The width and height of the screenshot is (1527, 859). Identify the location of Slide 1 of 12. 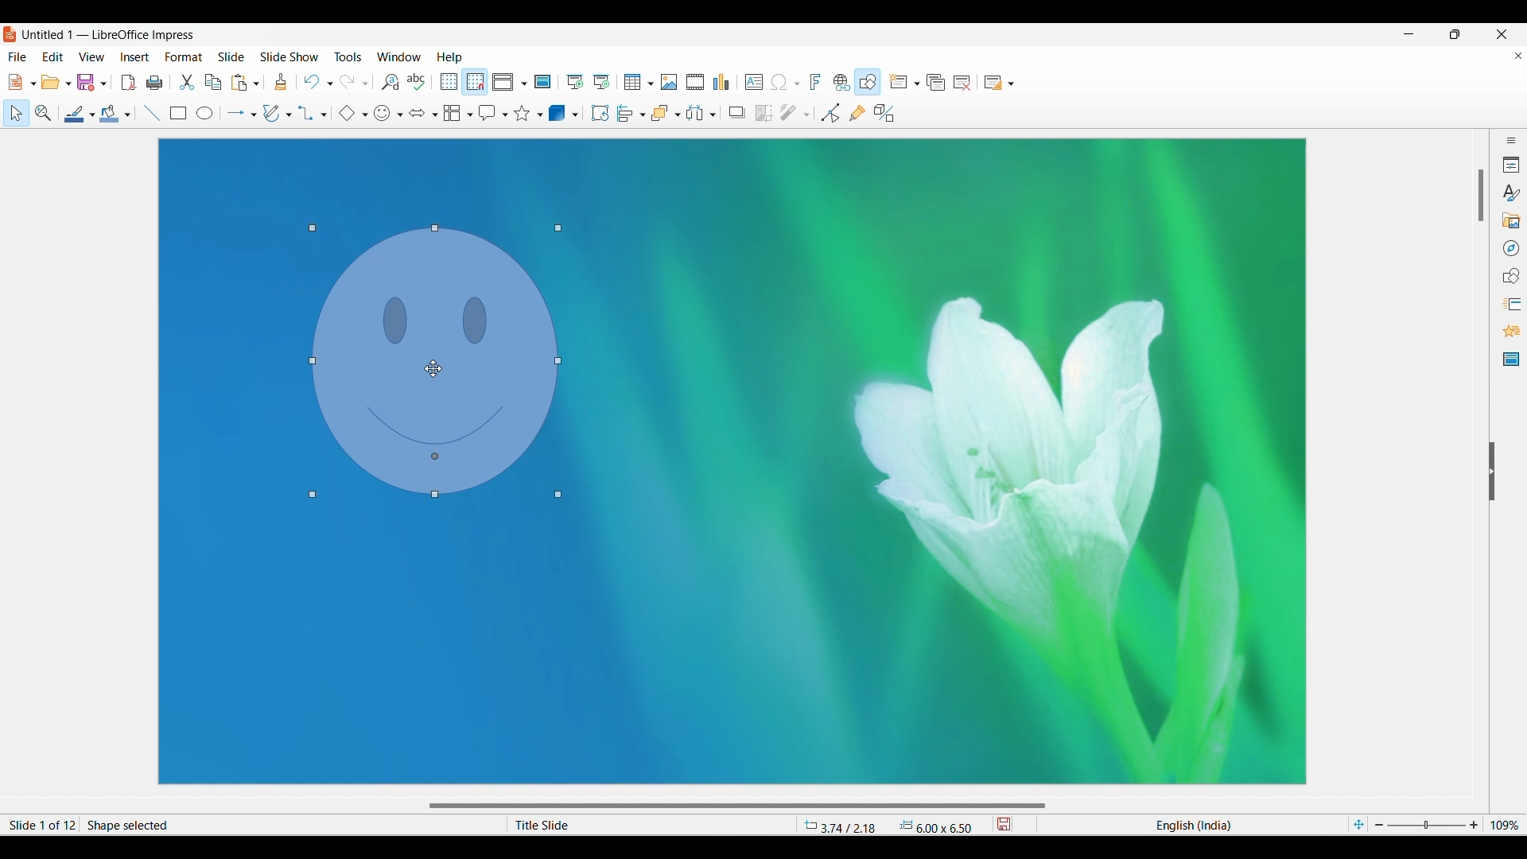
(40, 825).